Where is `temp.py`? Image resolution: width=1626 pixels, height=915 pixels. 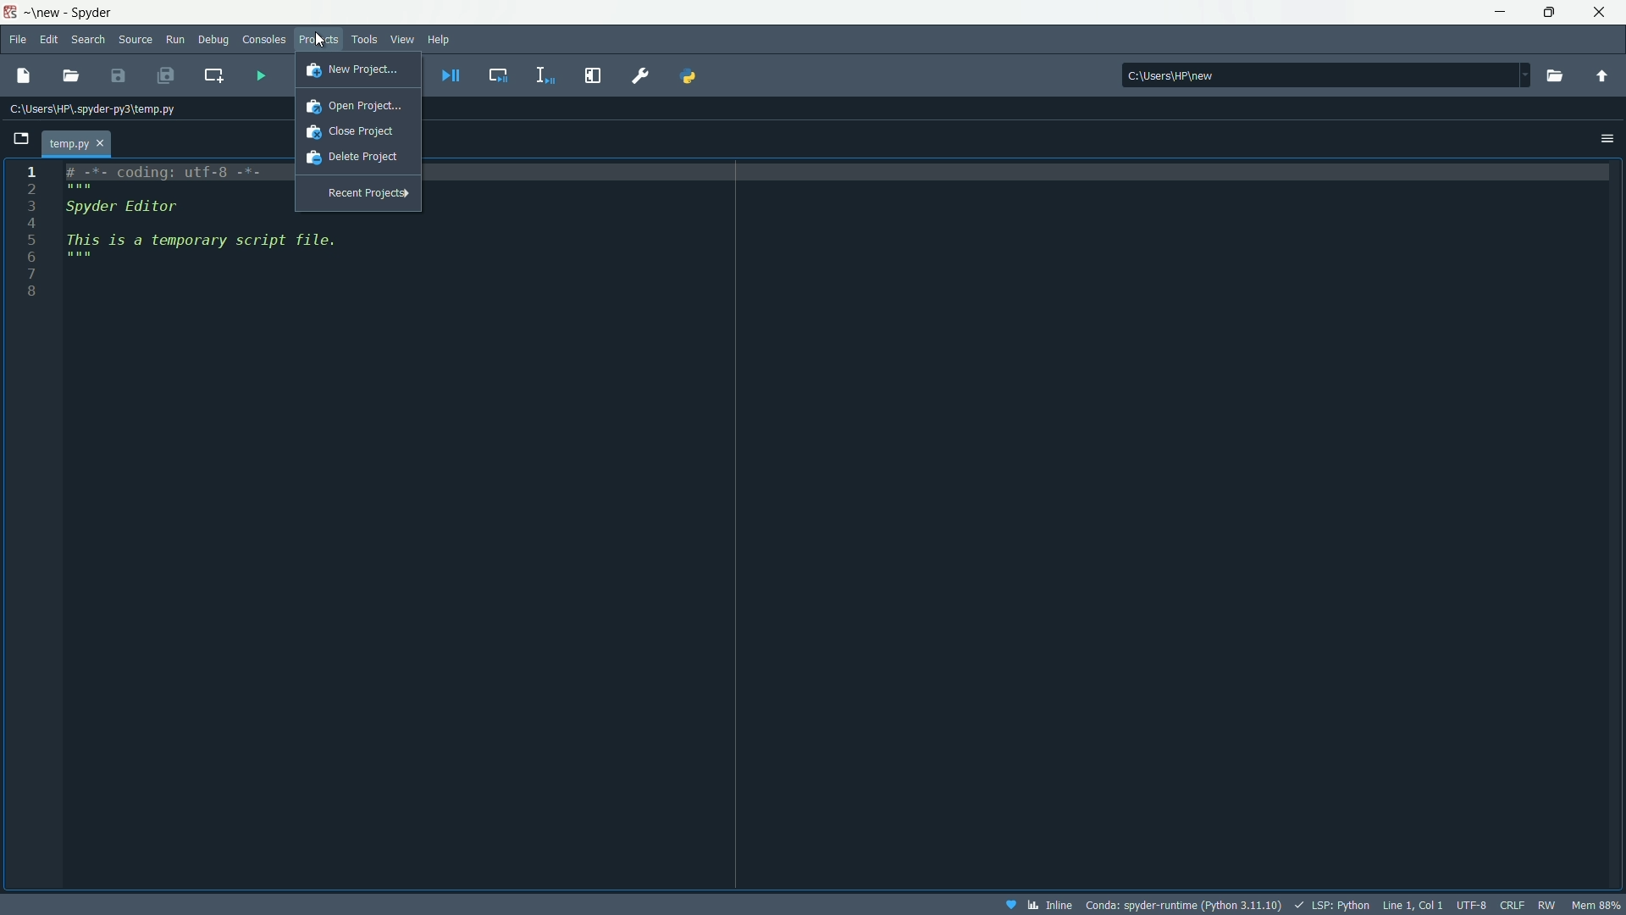
temp.py is located at coordinates (78, 144).